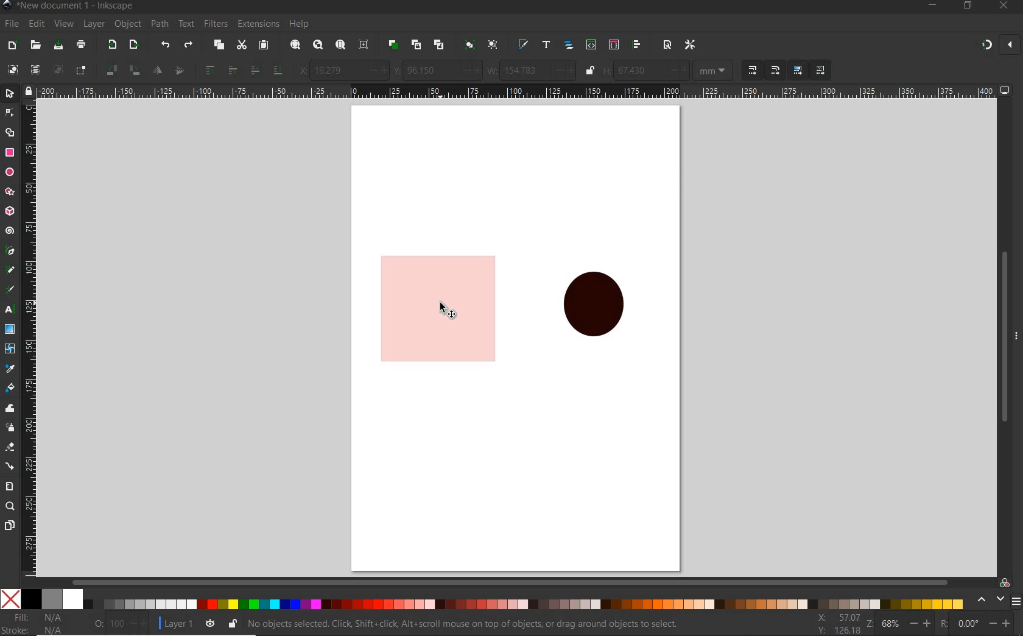 The height and width of the screenshot is (636, 1023). What do you see at coordinates (12, 69) in the screenshot?
I see `select all` at bounding box center [12, 69].